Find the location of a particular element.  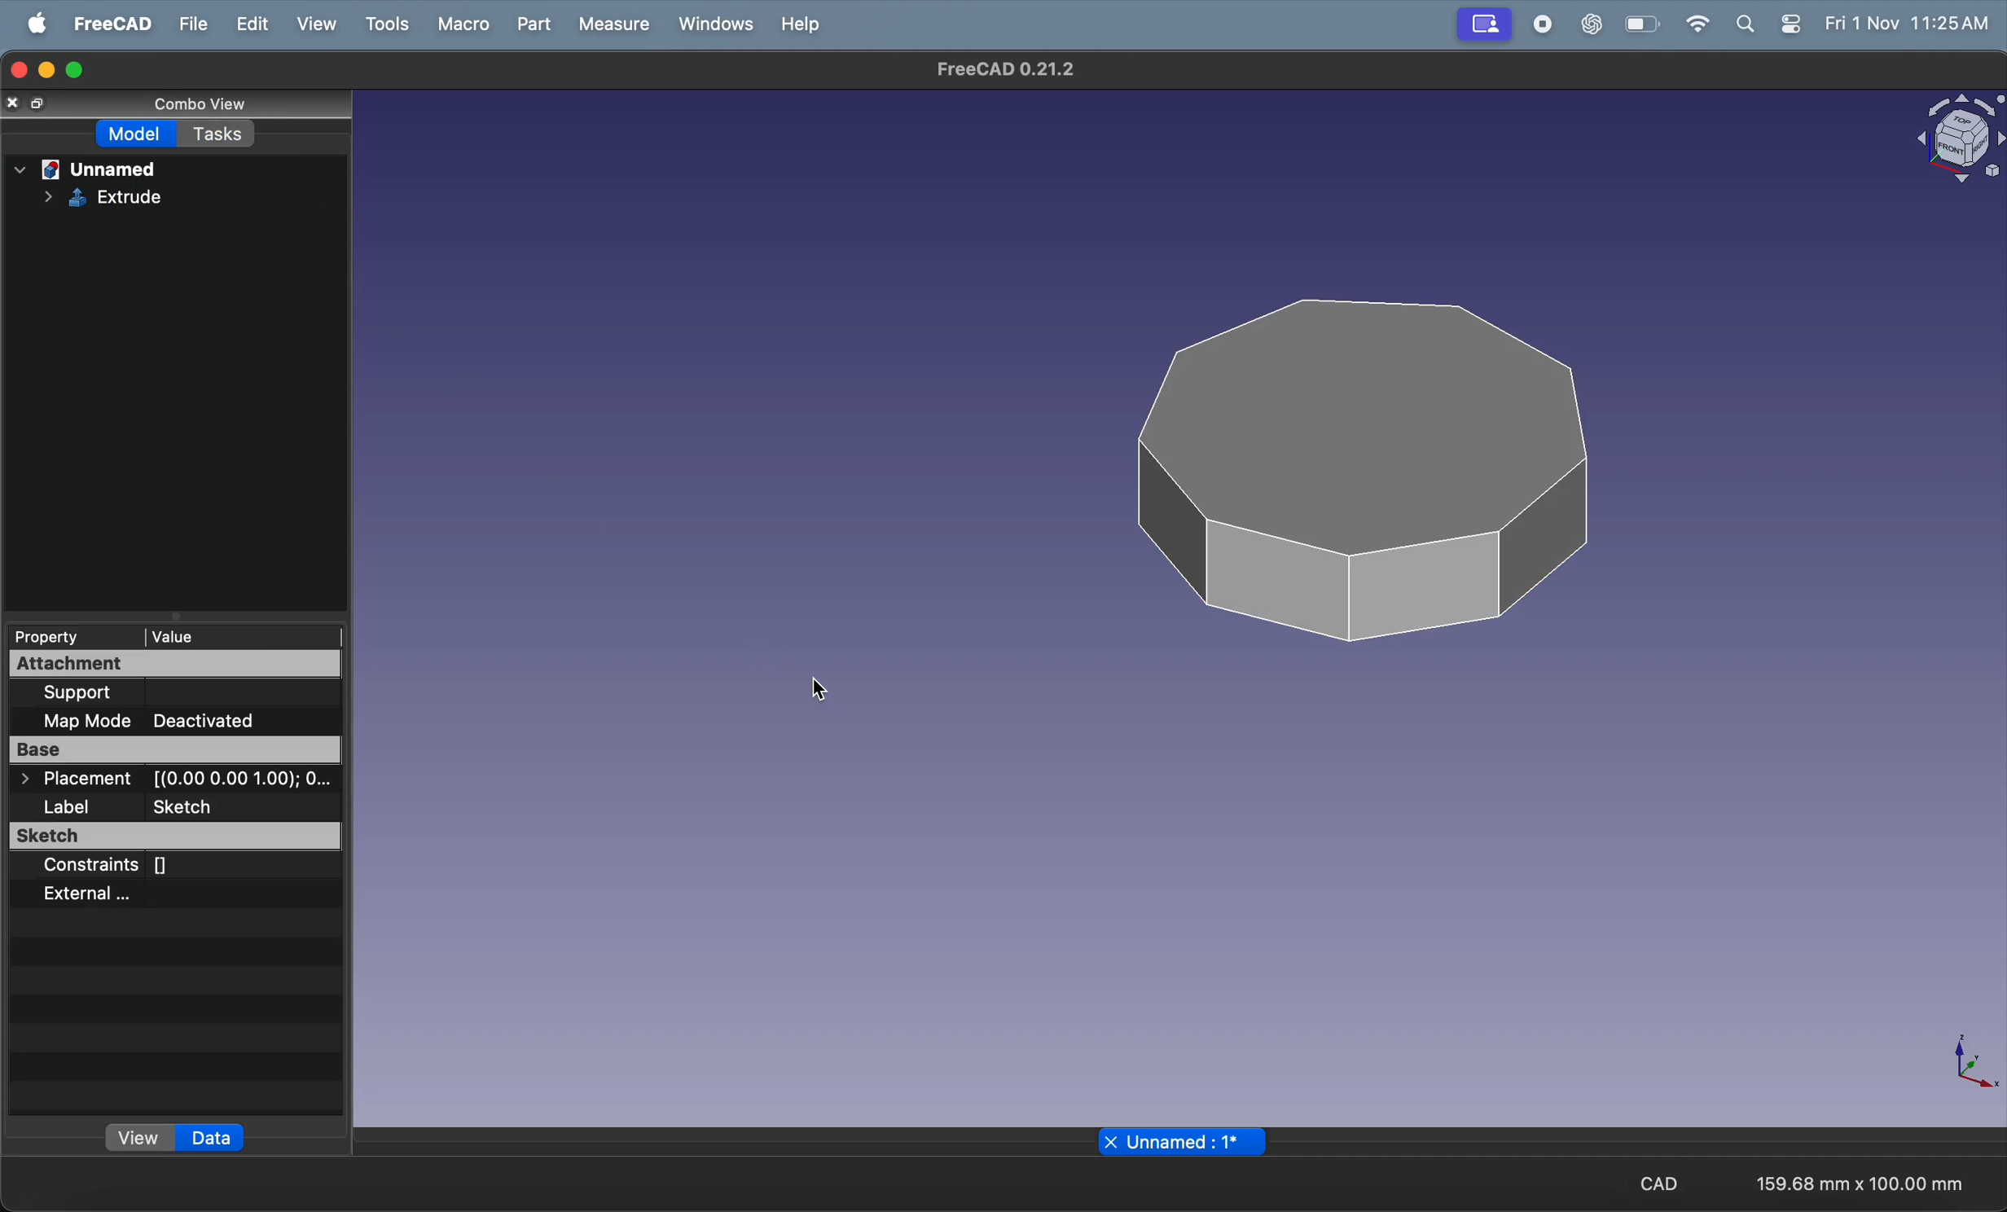

axis is located at coordinates (1966, 1064).